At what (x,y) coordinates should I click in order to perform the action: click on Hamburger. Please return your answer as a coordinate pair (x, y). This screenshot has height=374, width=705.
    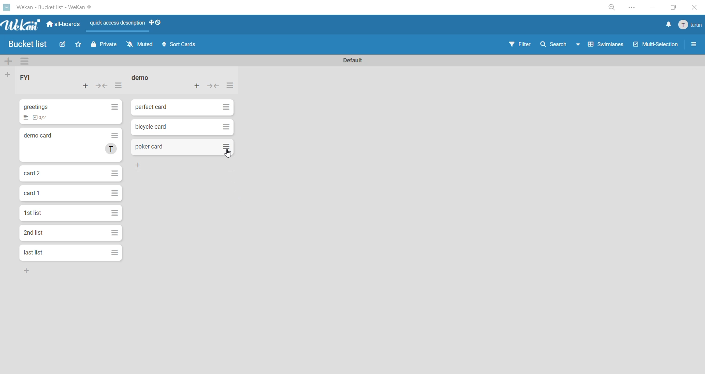
    Looking at the image, I should click on (115, 254).